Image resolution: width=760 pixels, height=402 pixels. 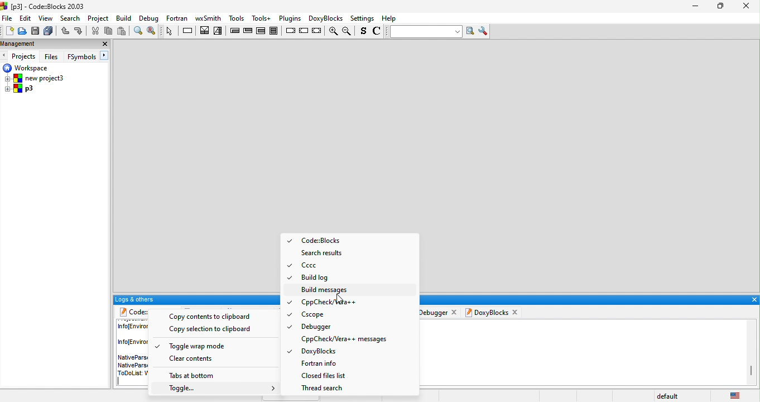 What do you see at coordinates (364, 32) in the screenshot?
I see `toggle source` at bounding box center [364, 32].